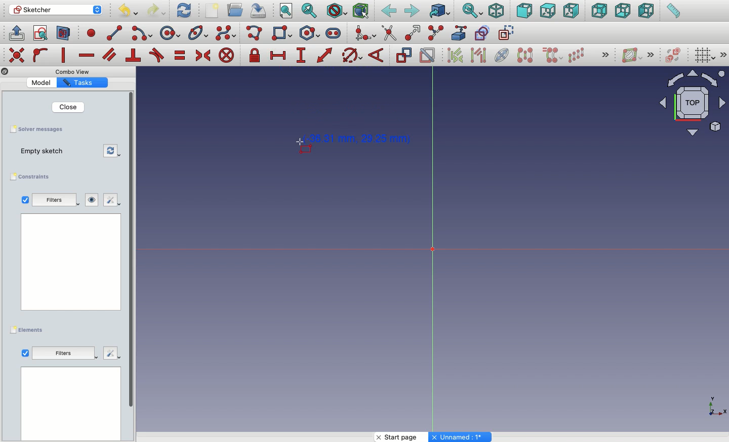 This screenshot has width=729, height=442. What do you see at coordinates (359, 139) in the screenshot?
I see `(-38.31 mm, 29.25 mm)` at bounding box center [359, 139].